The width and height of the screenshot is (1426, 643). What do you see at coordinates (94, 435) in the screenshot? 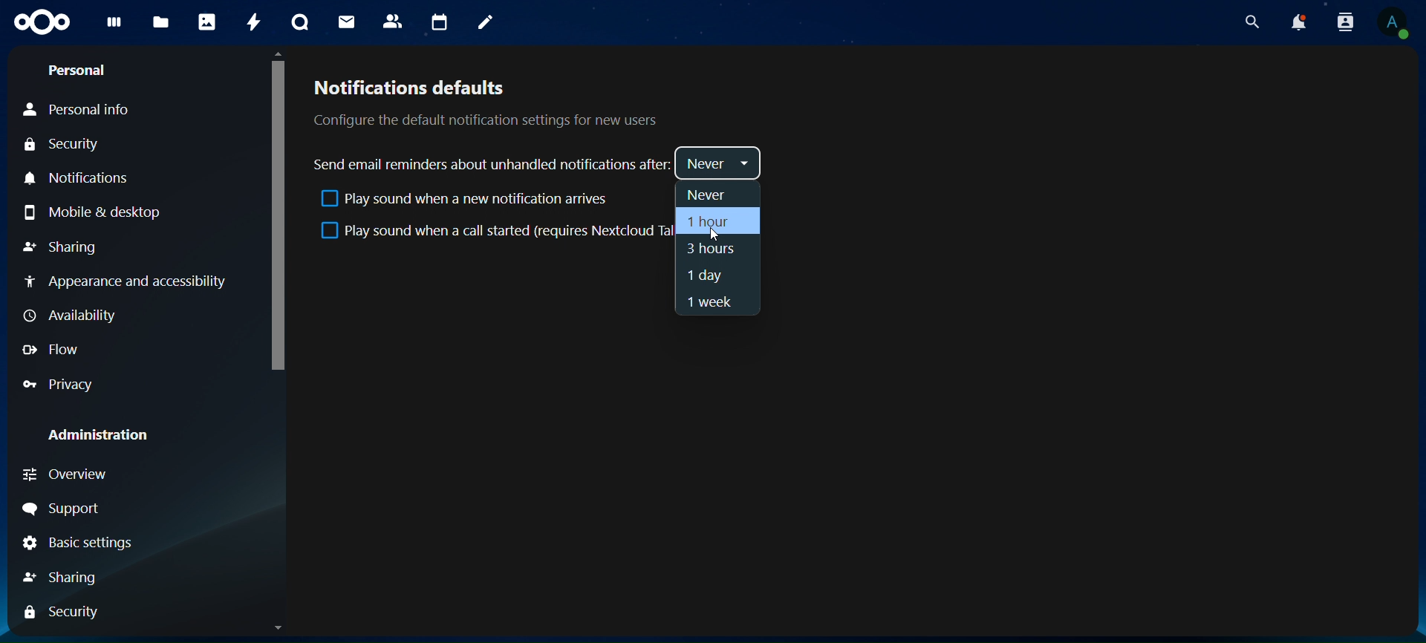
I see `Administration` at bounding box center [94, 435].